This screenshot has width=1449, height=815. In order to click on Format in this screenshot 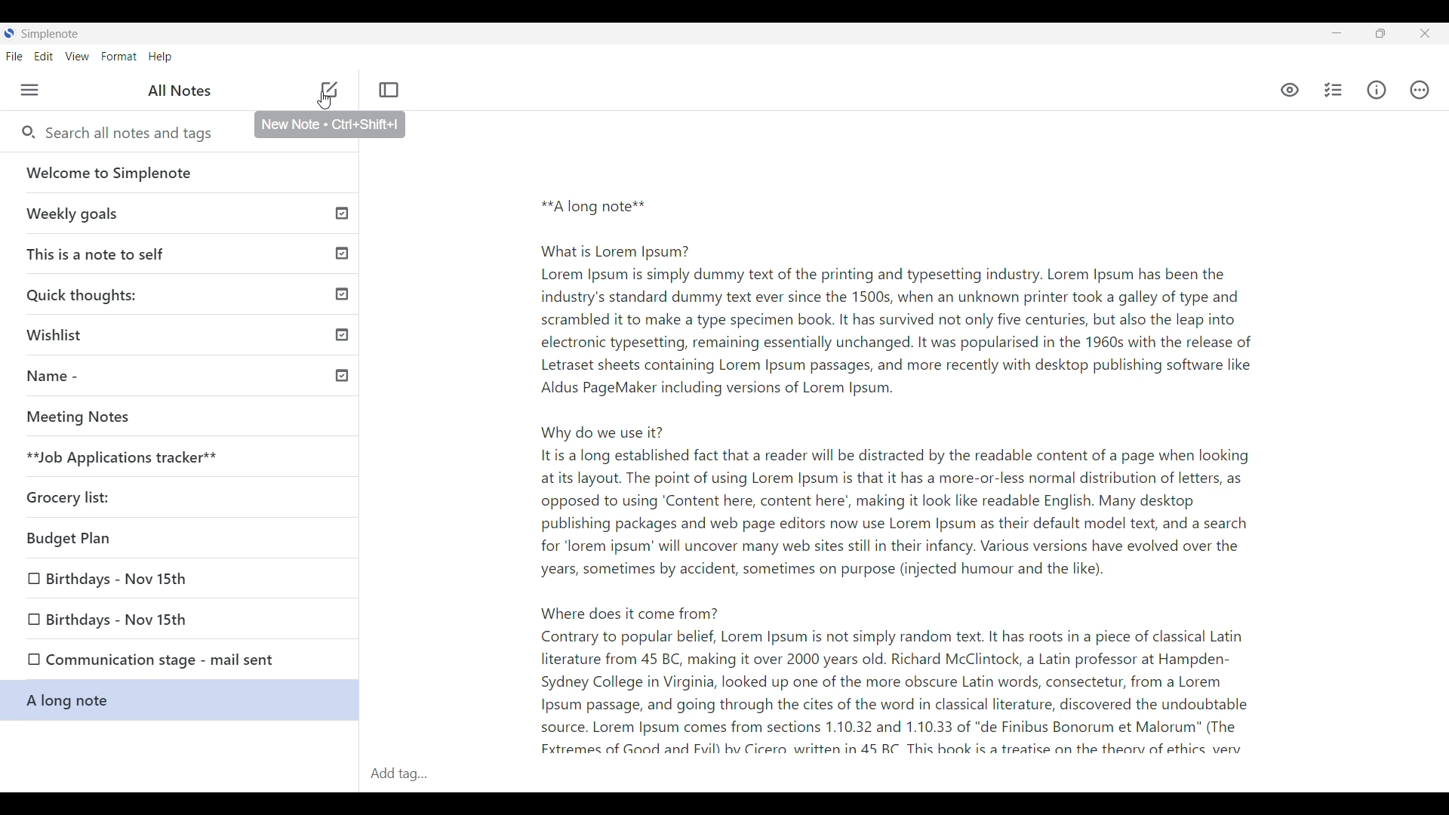, I will do `click(119, 57)`.